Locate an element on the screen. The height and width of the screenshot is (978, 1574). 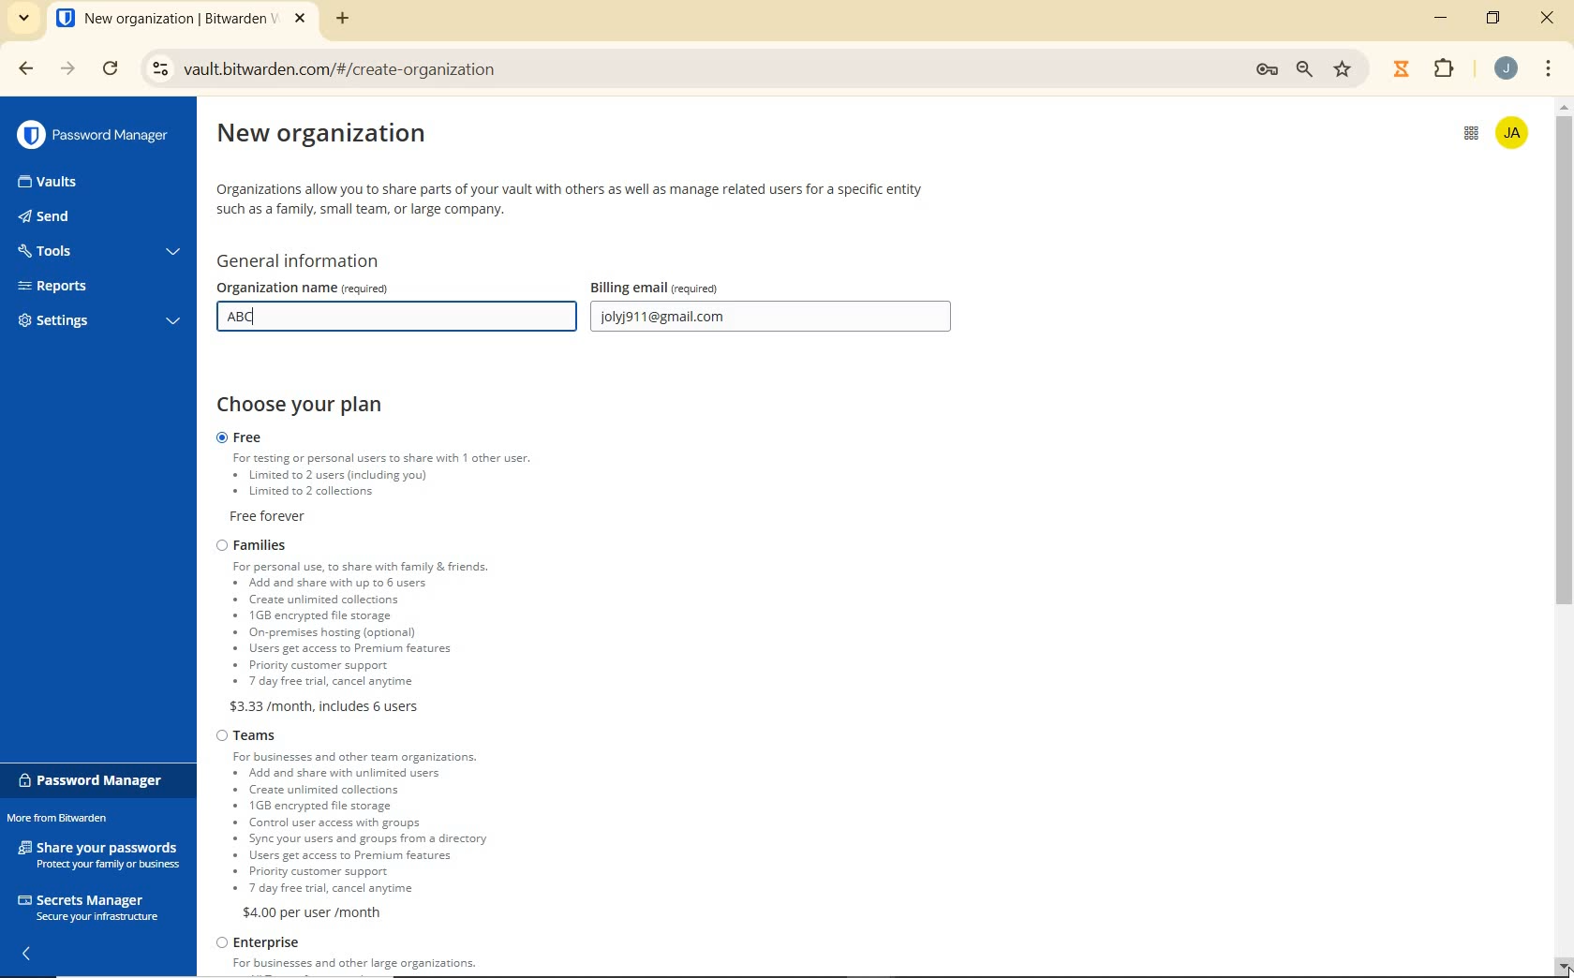
admin console is located at coordinates (1463, 141).